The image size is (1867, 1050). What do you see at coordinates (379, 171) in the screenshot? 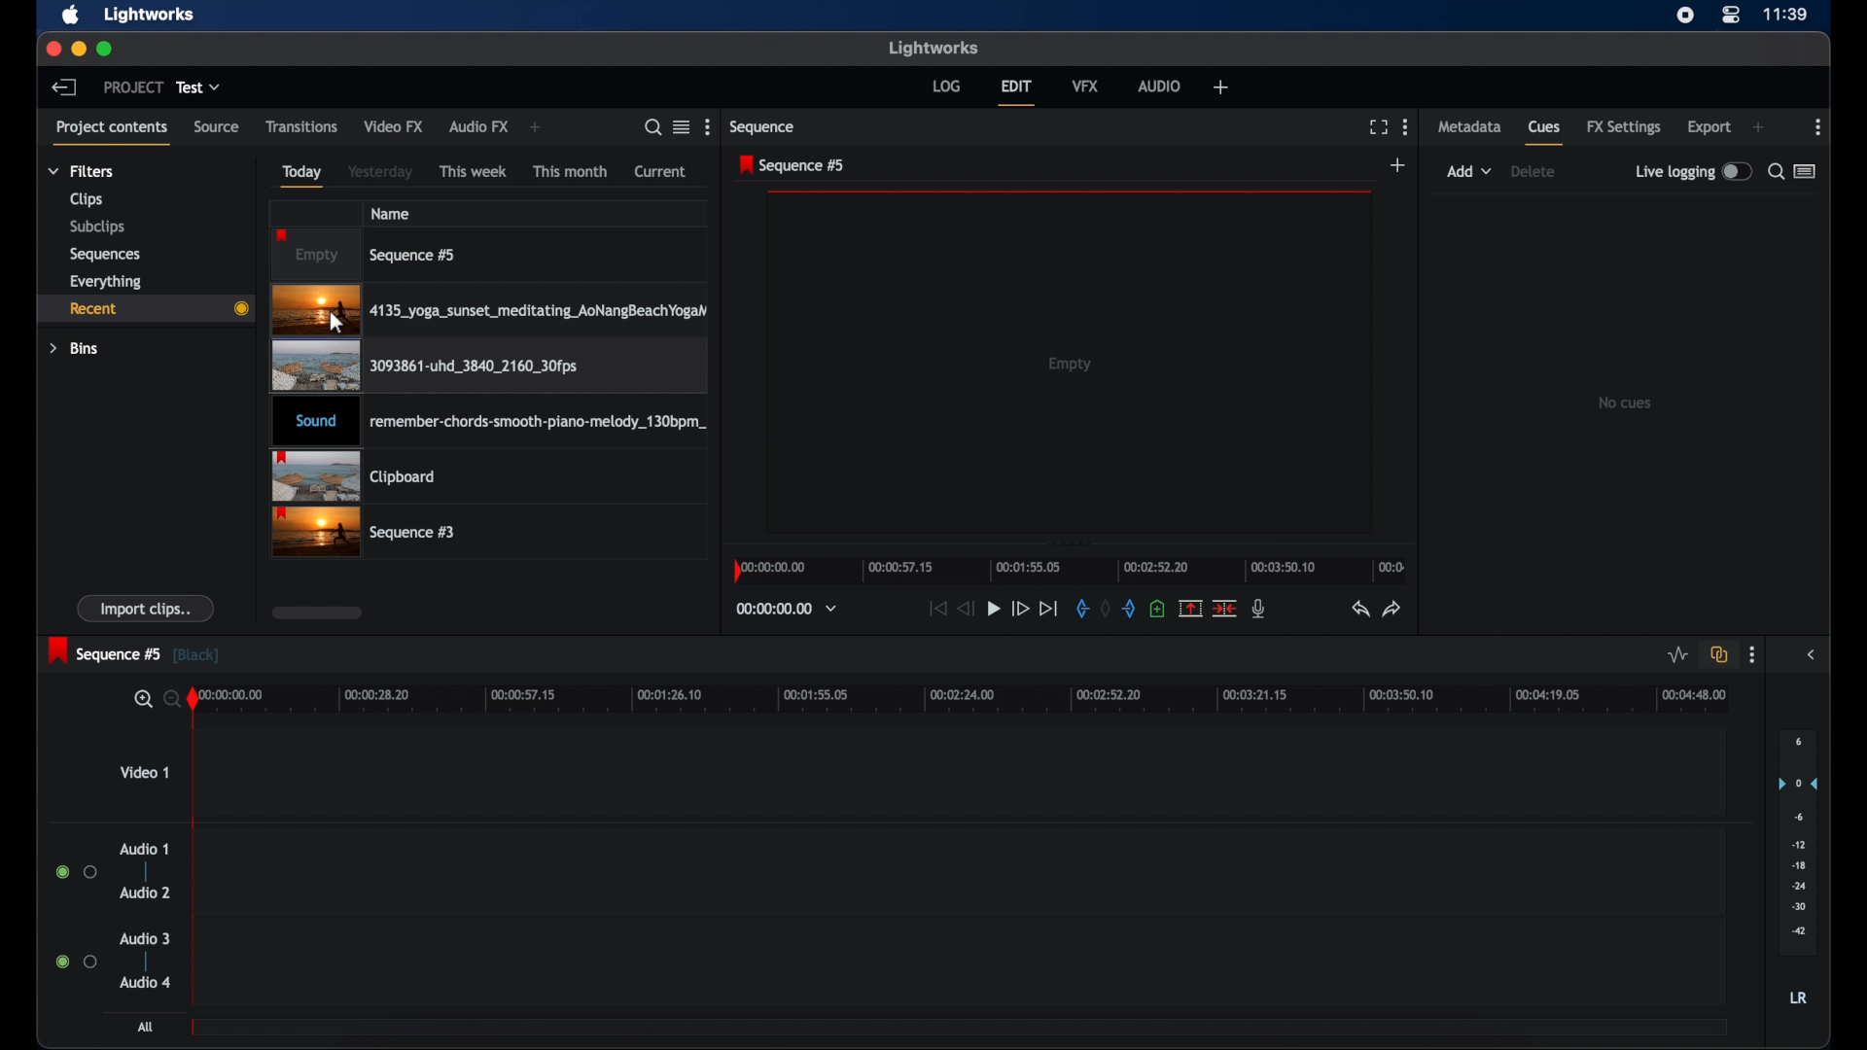
I see `yesterday` at bounding box center [379, 171].